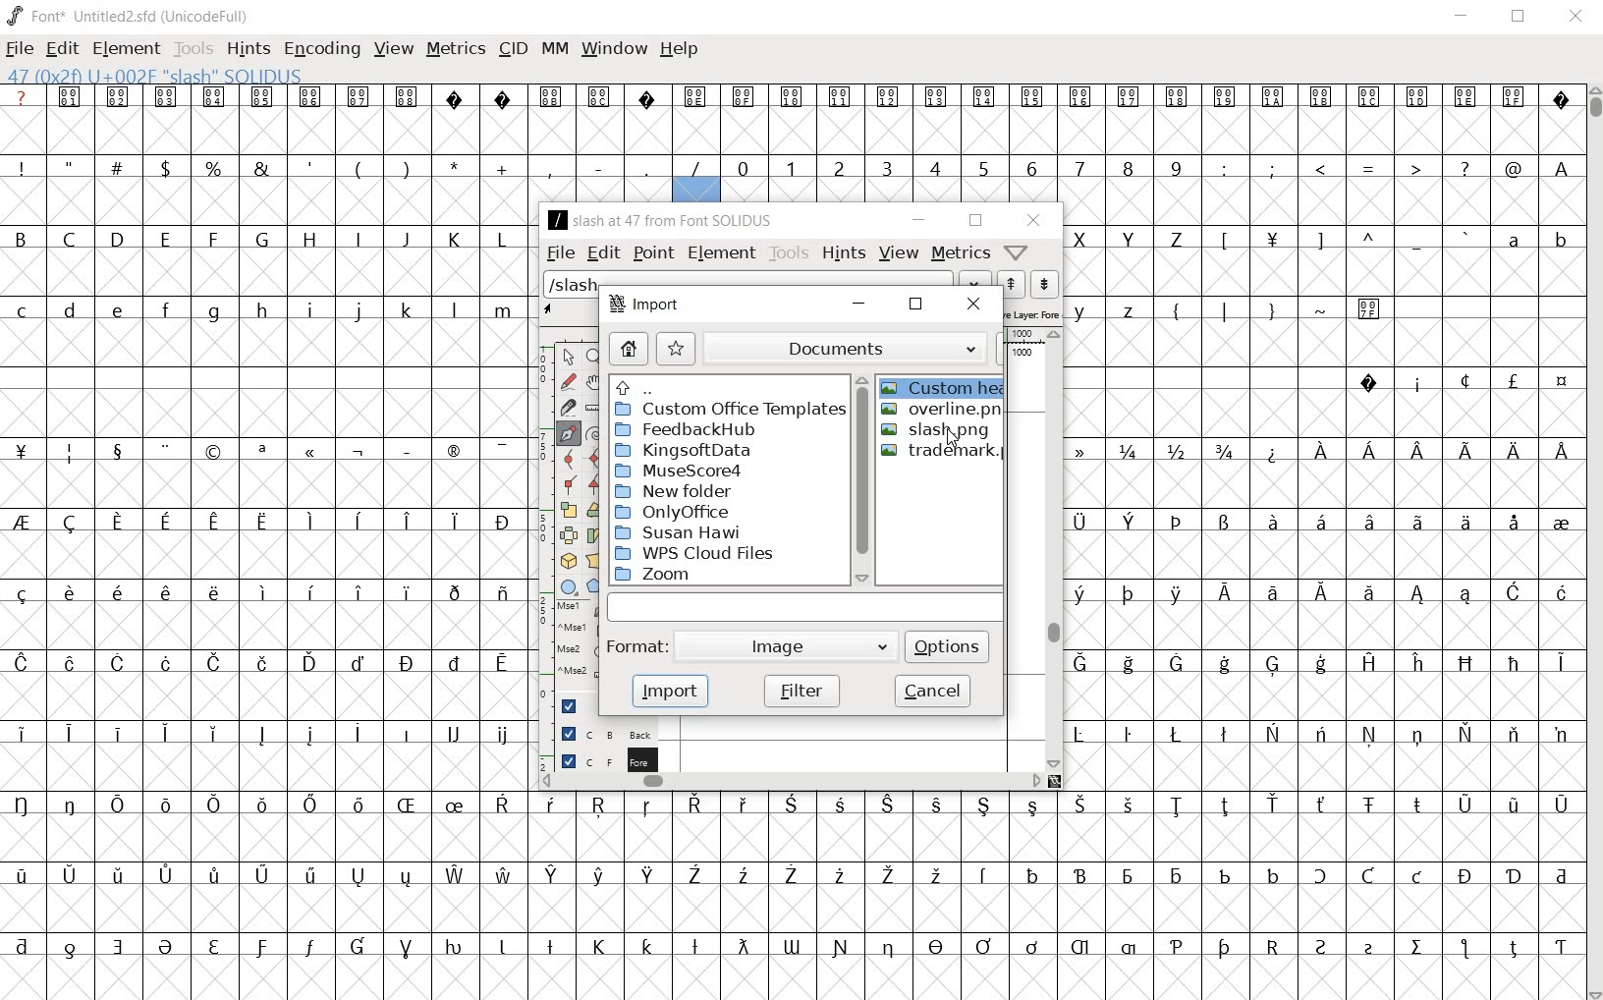 This screenshot has width=1603, height=1000. What do you see at coordinates (1461, 19) in the screenshot?
I see `MINIMIZE` at bounding box center [1461, 19].